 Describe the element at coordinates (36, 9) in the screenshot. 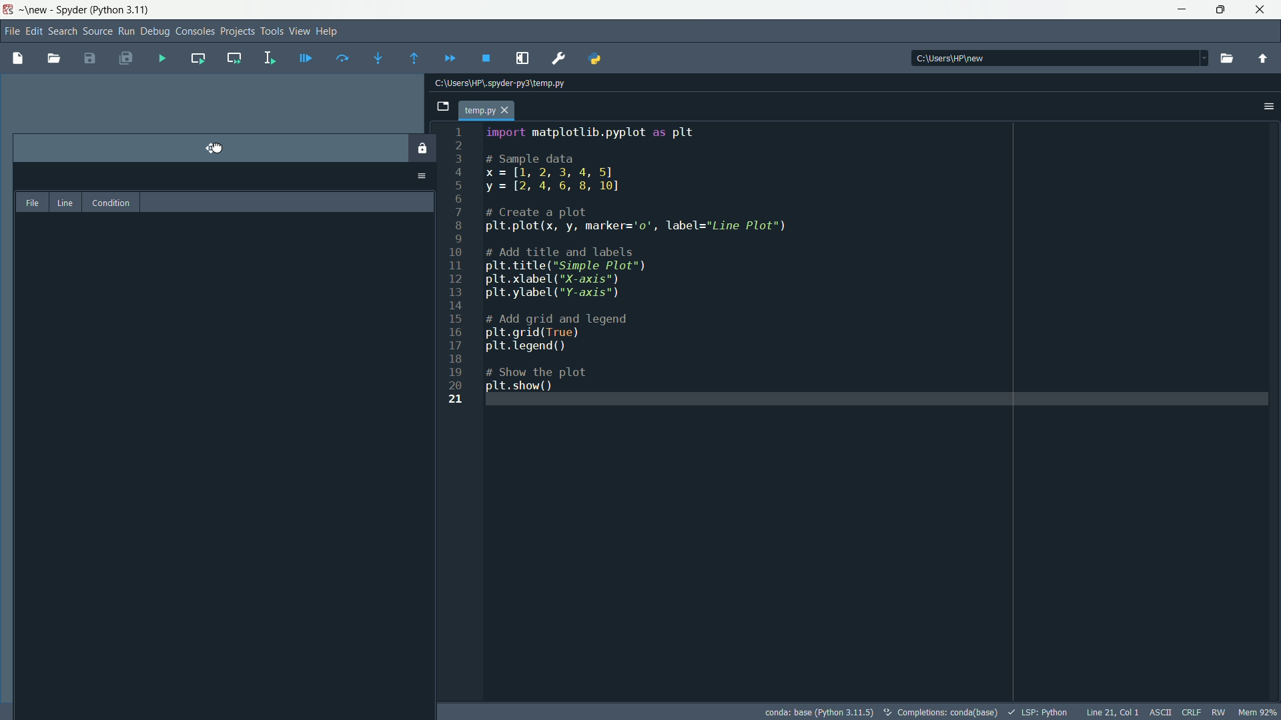

I see `new` at that location.